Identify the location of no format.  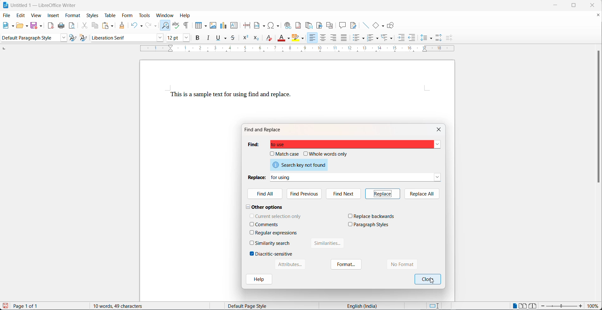
(409, 264).